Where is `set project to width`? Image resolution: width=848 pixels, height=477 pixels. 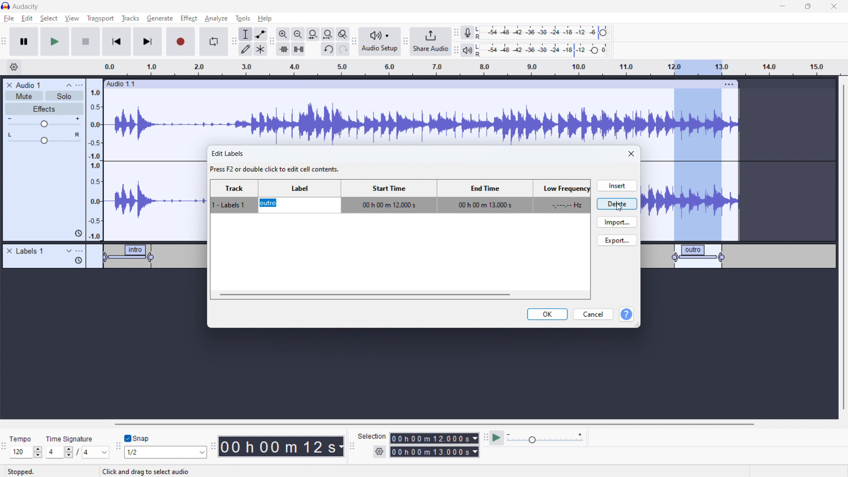
set project to width is located at coordinates (328, 34).